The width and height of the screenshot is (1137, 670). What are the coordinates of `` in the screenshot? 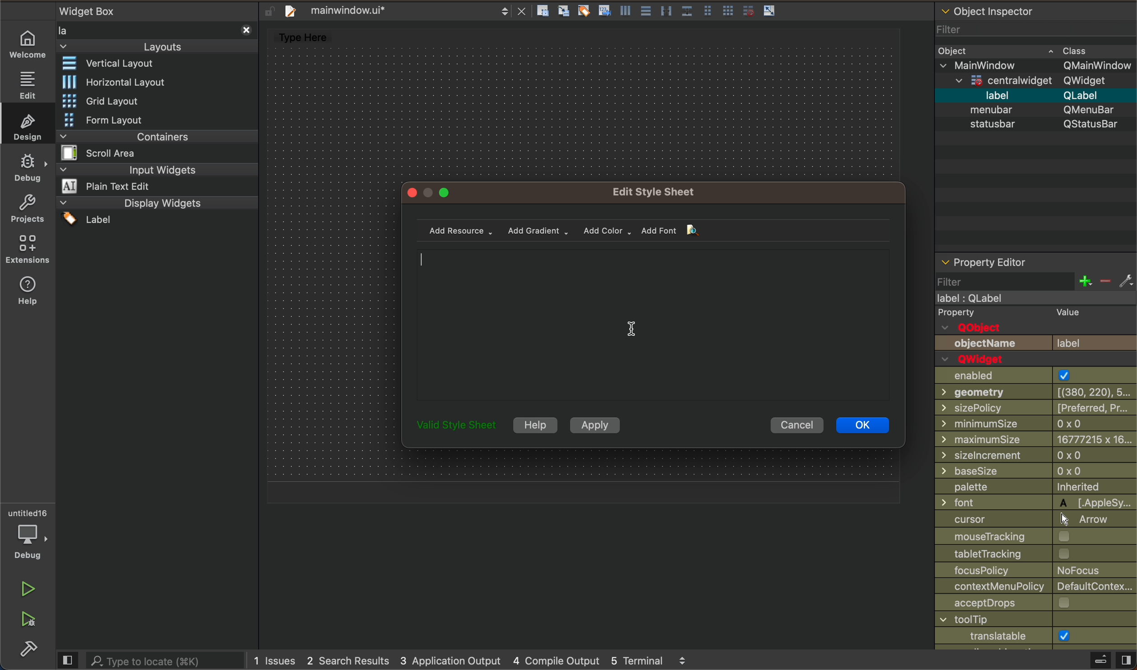 It's located at (1035, 471).